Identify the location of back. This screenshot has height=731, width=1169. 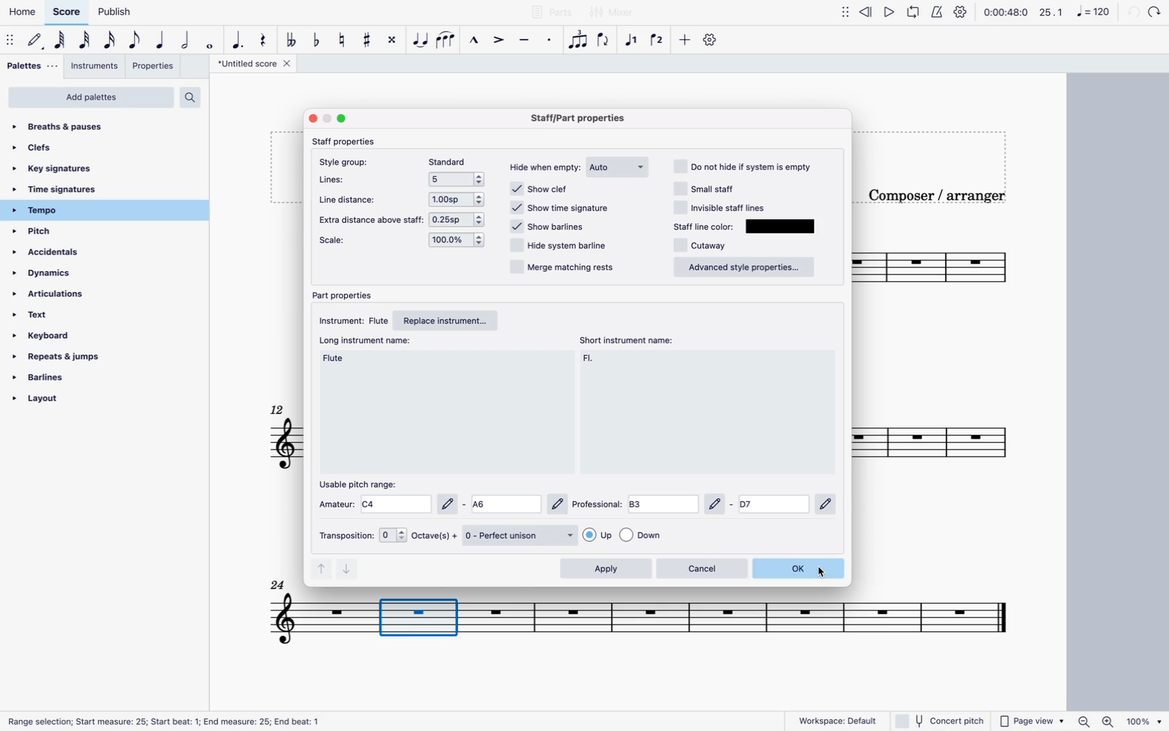
(1131, 12).